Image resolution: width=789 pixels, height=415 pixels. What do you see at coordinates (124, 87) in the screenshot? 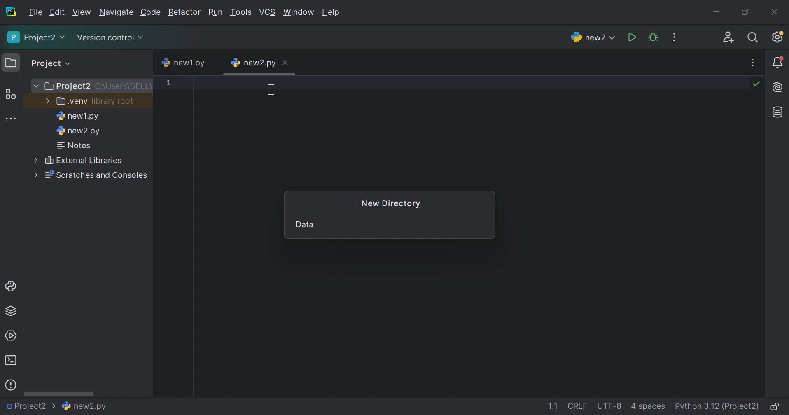
I see `C:\Users\DELL\` at bounding box center [124, 87].